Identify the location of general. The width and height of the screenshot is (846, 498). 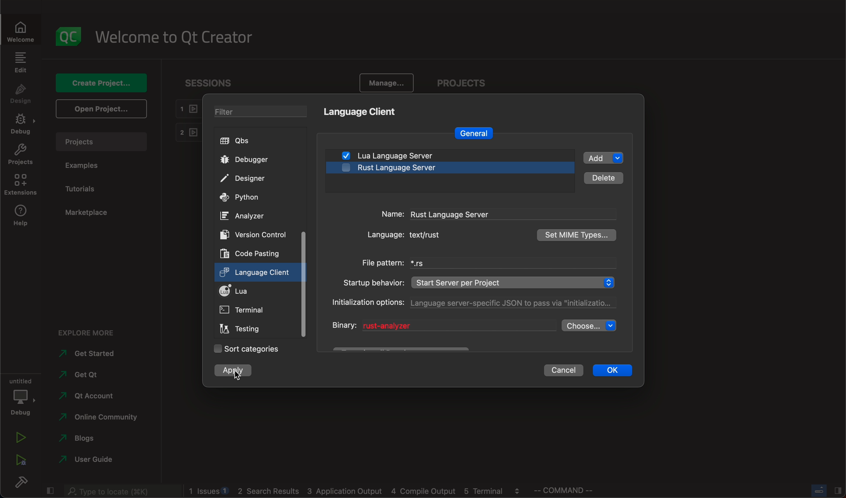
(478, 132).